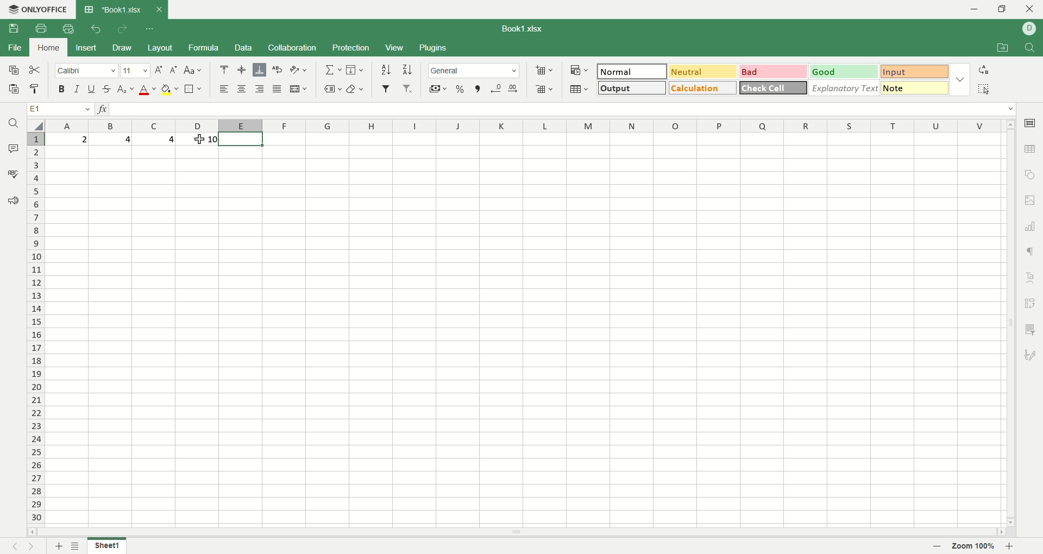  Describe the element at coordinates (1028, 9) in the screenshot. I see `close` at that location.